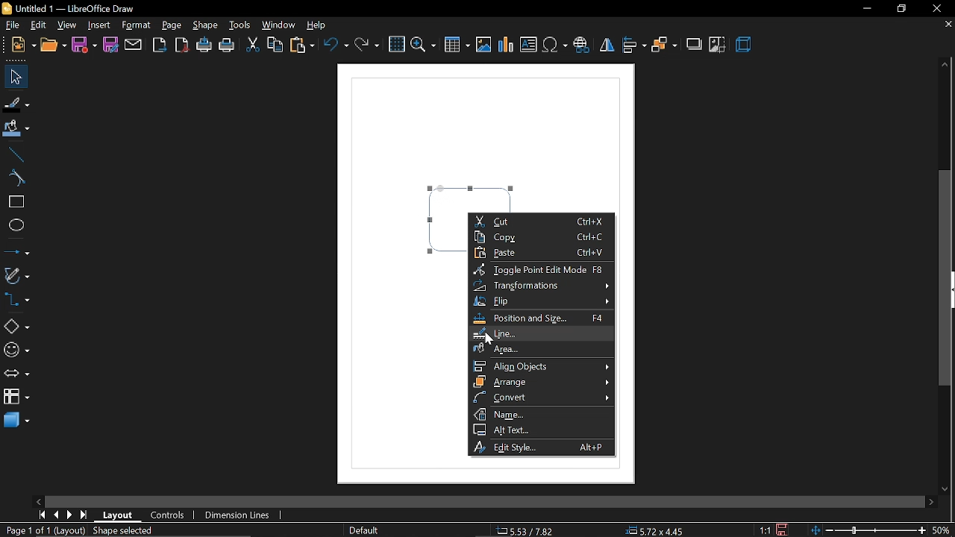 Image resolution: width=955 pixels, height=537 pixels. Describe the element at coordinates (14, 396) in the screenshot. I see `flowchart` at that location.